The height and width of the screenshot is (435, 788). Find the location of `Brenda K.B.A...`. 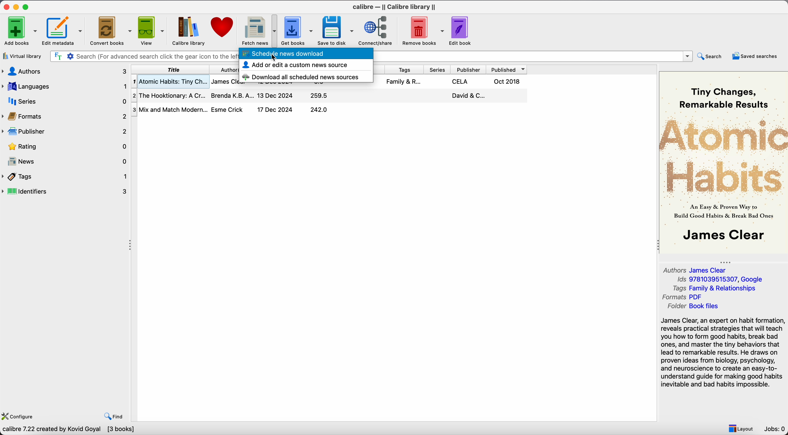

Brenda K.B.A... is located at coordinates (231, 95).